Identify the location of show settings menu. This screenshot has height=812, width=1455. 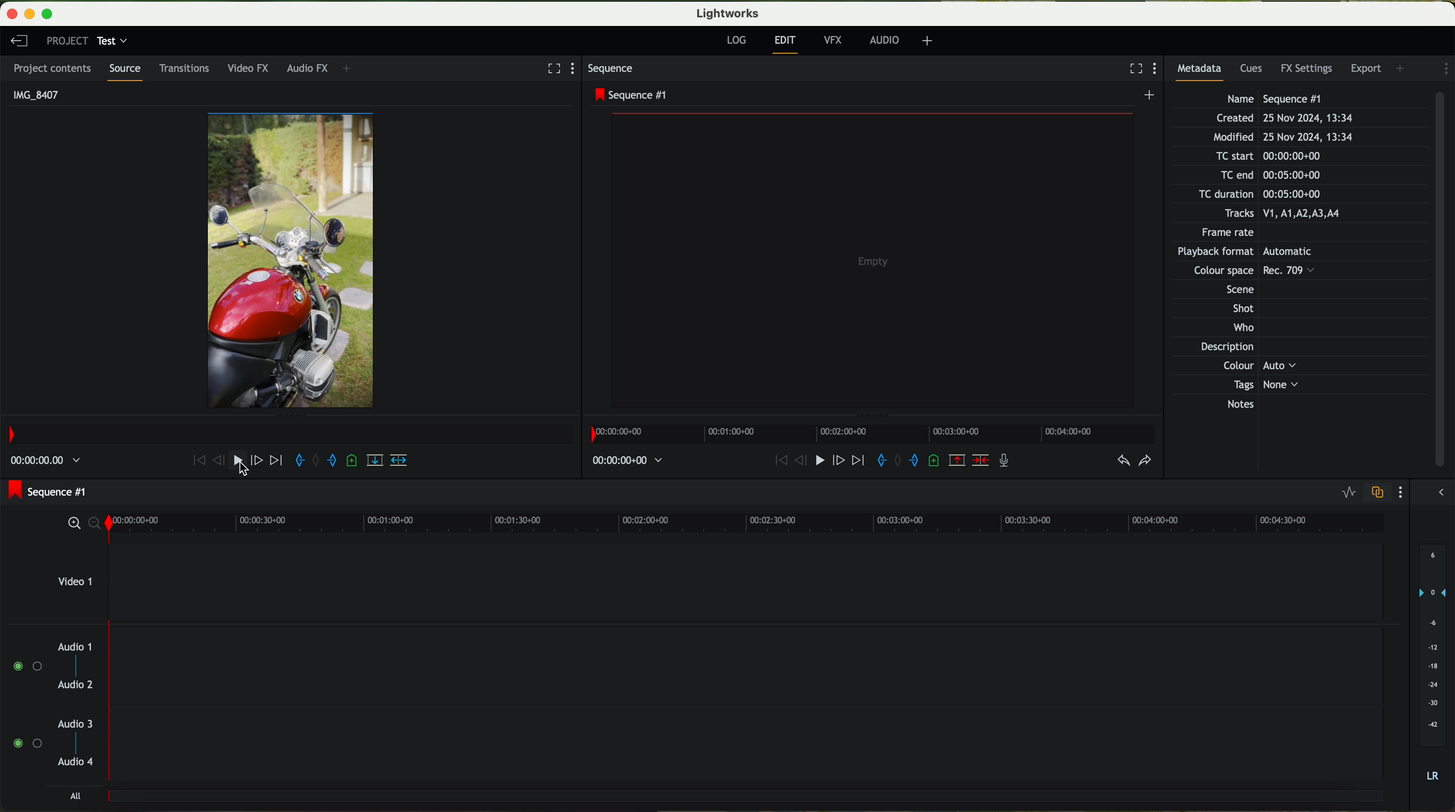
(577, 69).